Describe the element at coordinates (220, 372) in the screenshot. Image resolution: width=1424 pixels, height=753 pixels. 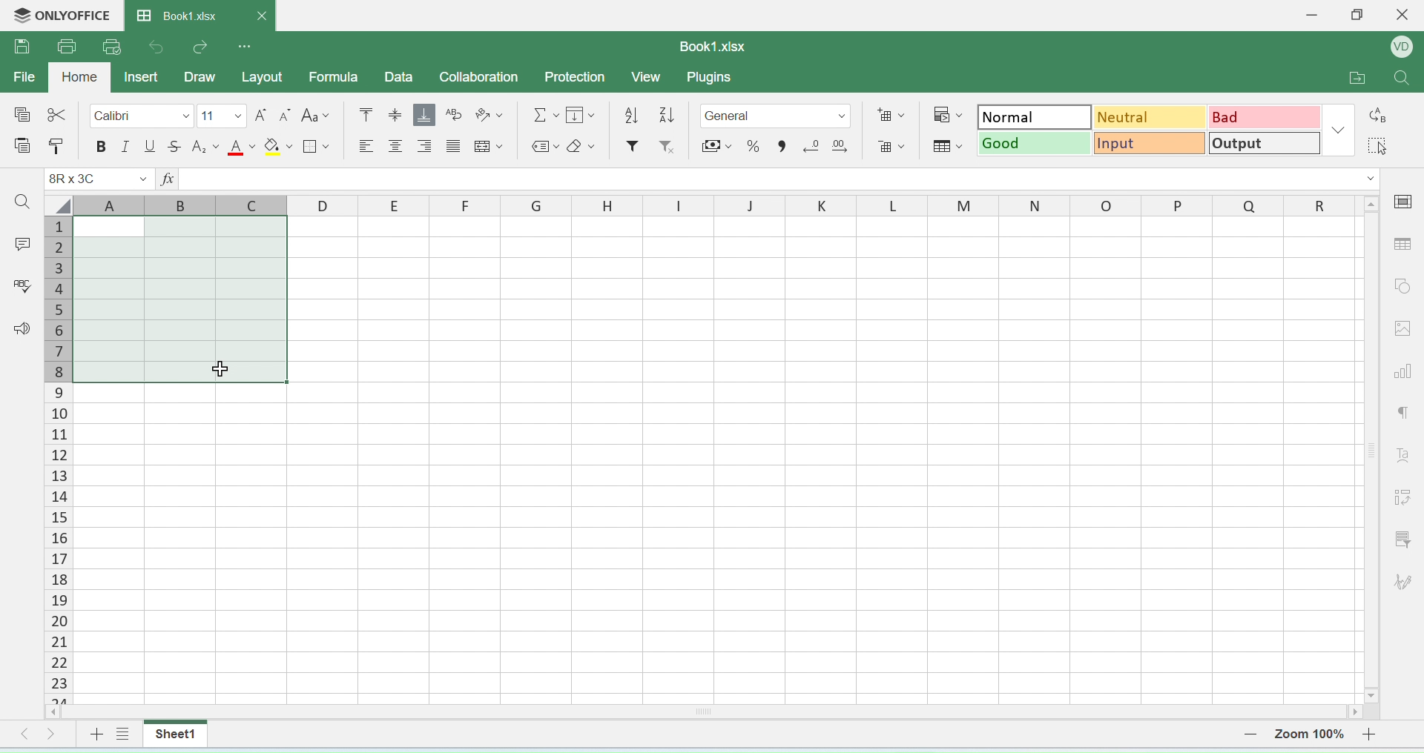
I see `cursor on selected cell` at that location.